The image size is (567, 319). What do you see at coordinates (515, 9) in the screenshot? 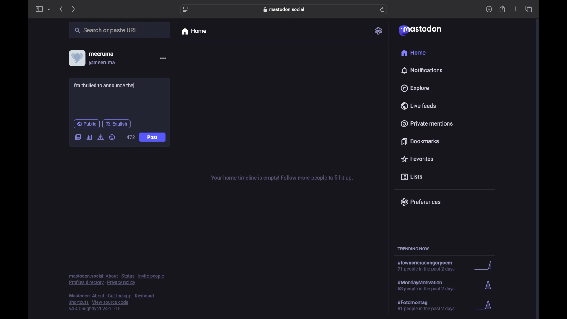
I see `new tab overview` at bounding box center [515, 9].